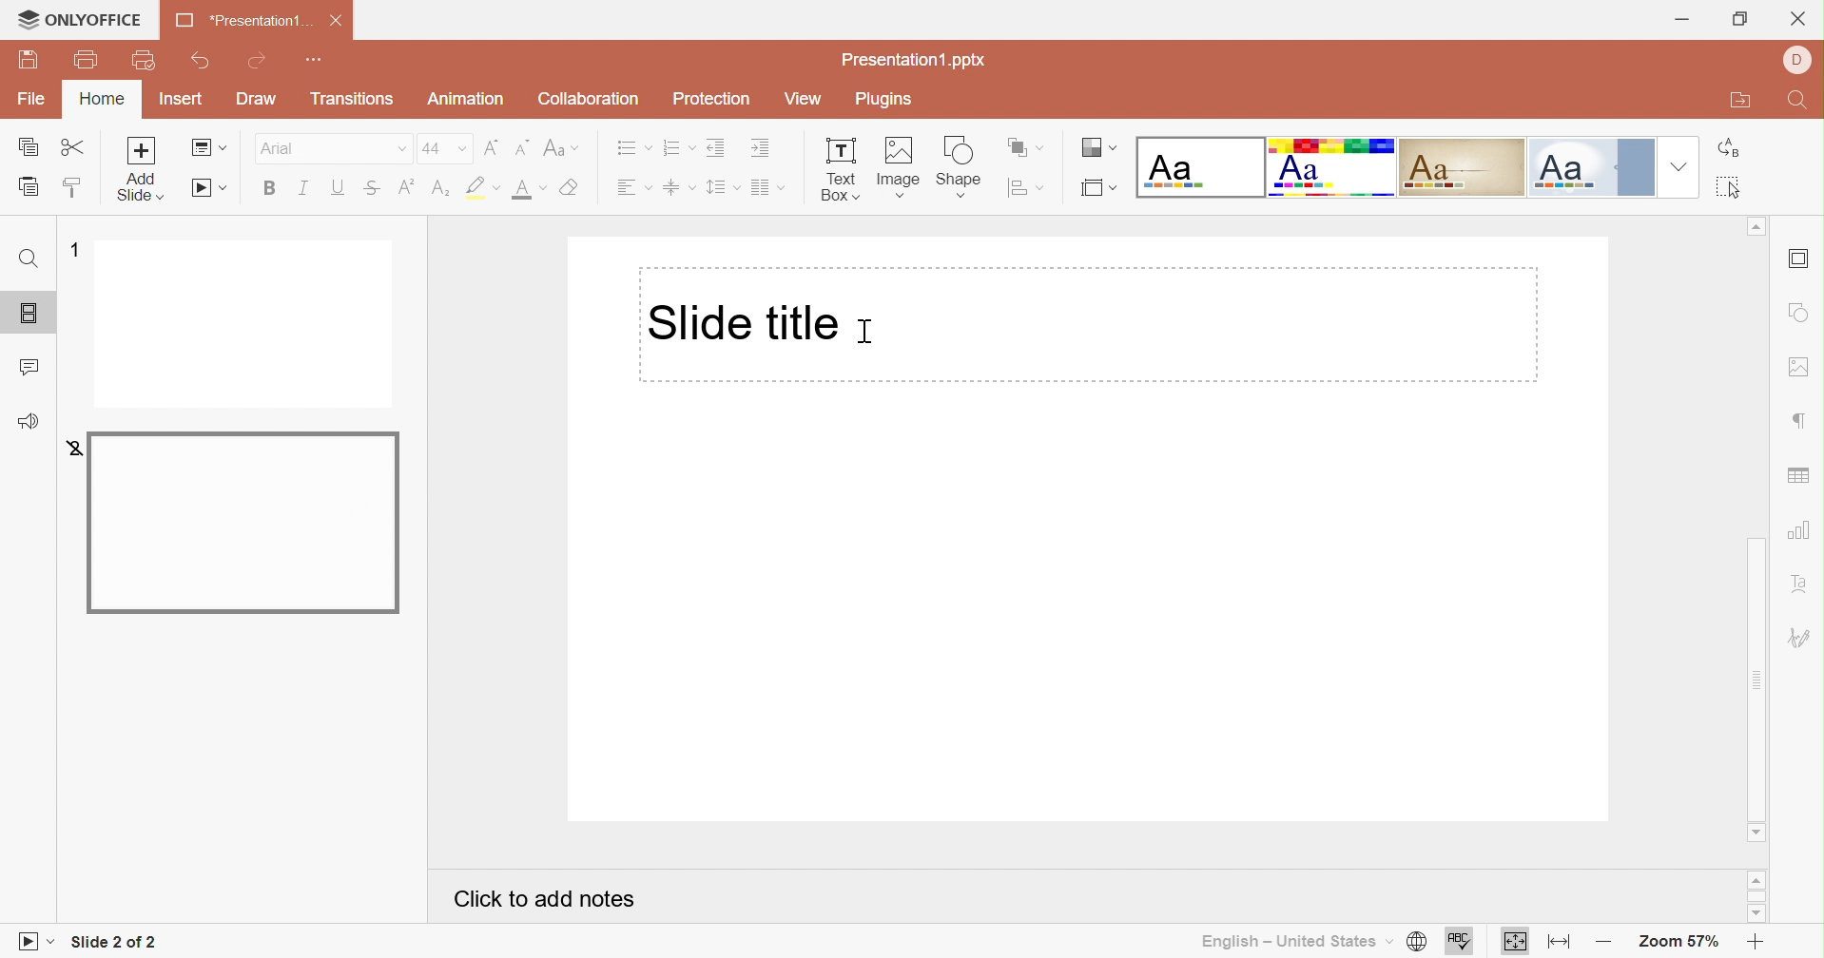  What do you see at coordinates (353, 99) in the screenshot?
I see `Transitions` at bounding box center [353, 99].